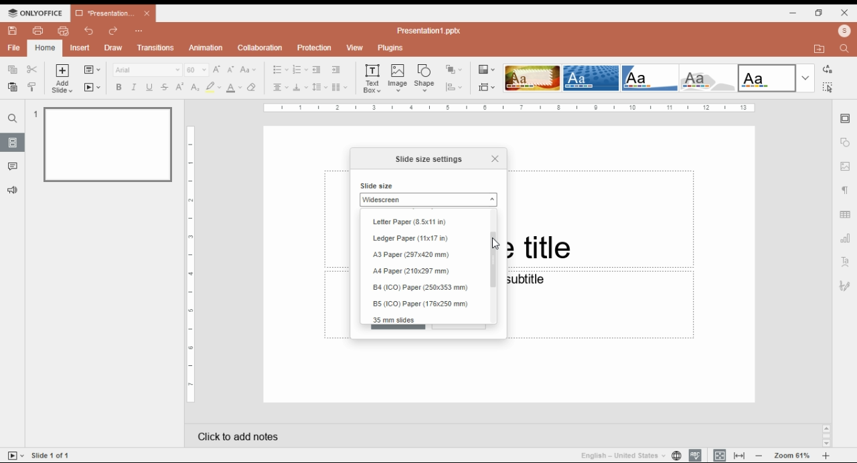 The width and height of the screenshot is (857, 463). What do you see at coordinates (80, 48) in the screenshot?
I see `insert` at bounding box center [80, 48].